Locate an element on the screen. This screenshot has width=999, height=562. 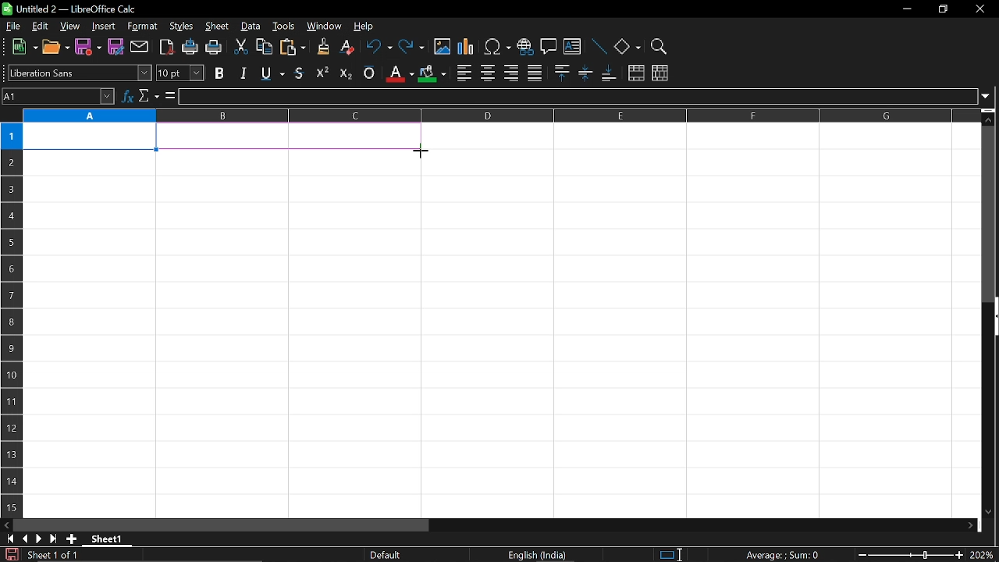
supercript is located at coordinates (322, 73).